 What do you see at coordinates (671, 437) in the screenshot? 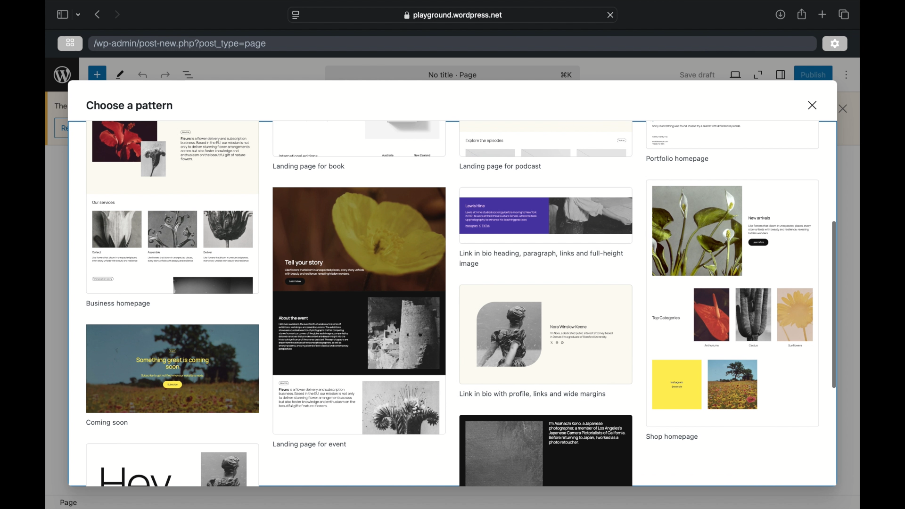
I see `shop homepage` at bounding box center [671, 437].